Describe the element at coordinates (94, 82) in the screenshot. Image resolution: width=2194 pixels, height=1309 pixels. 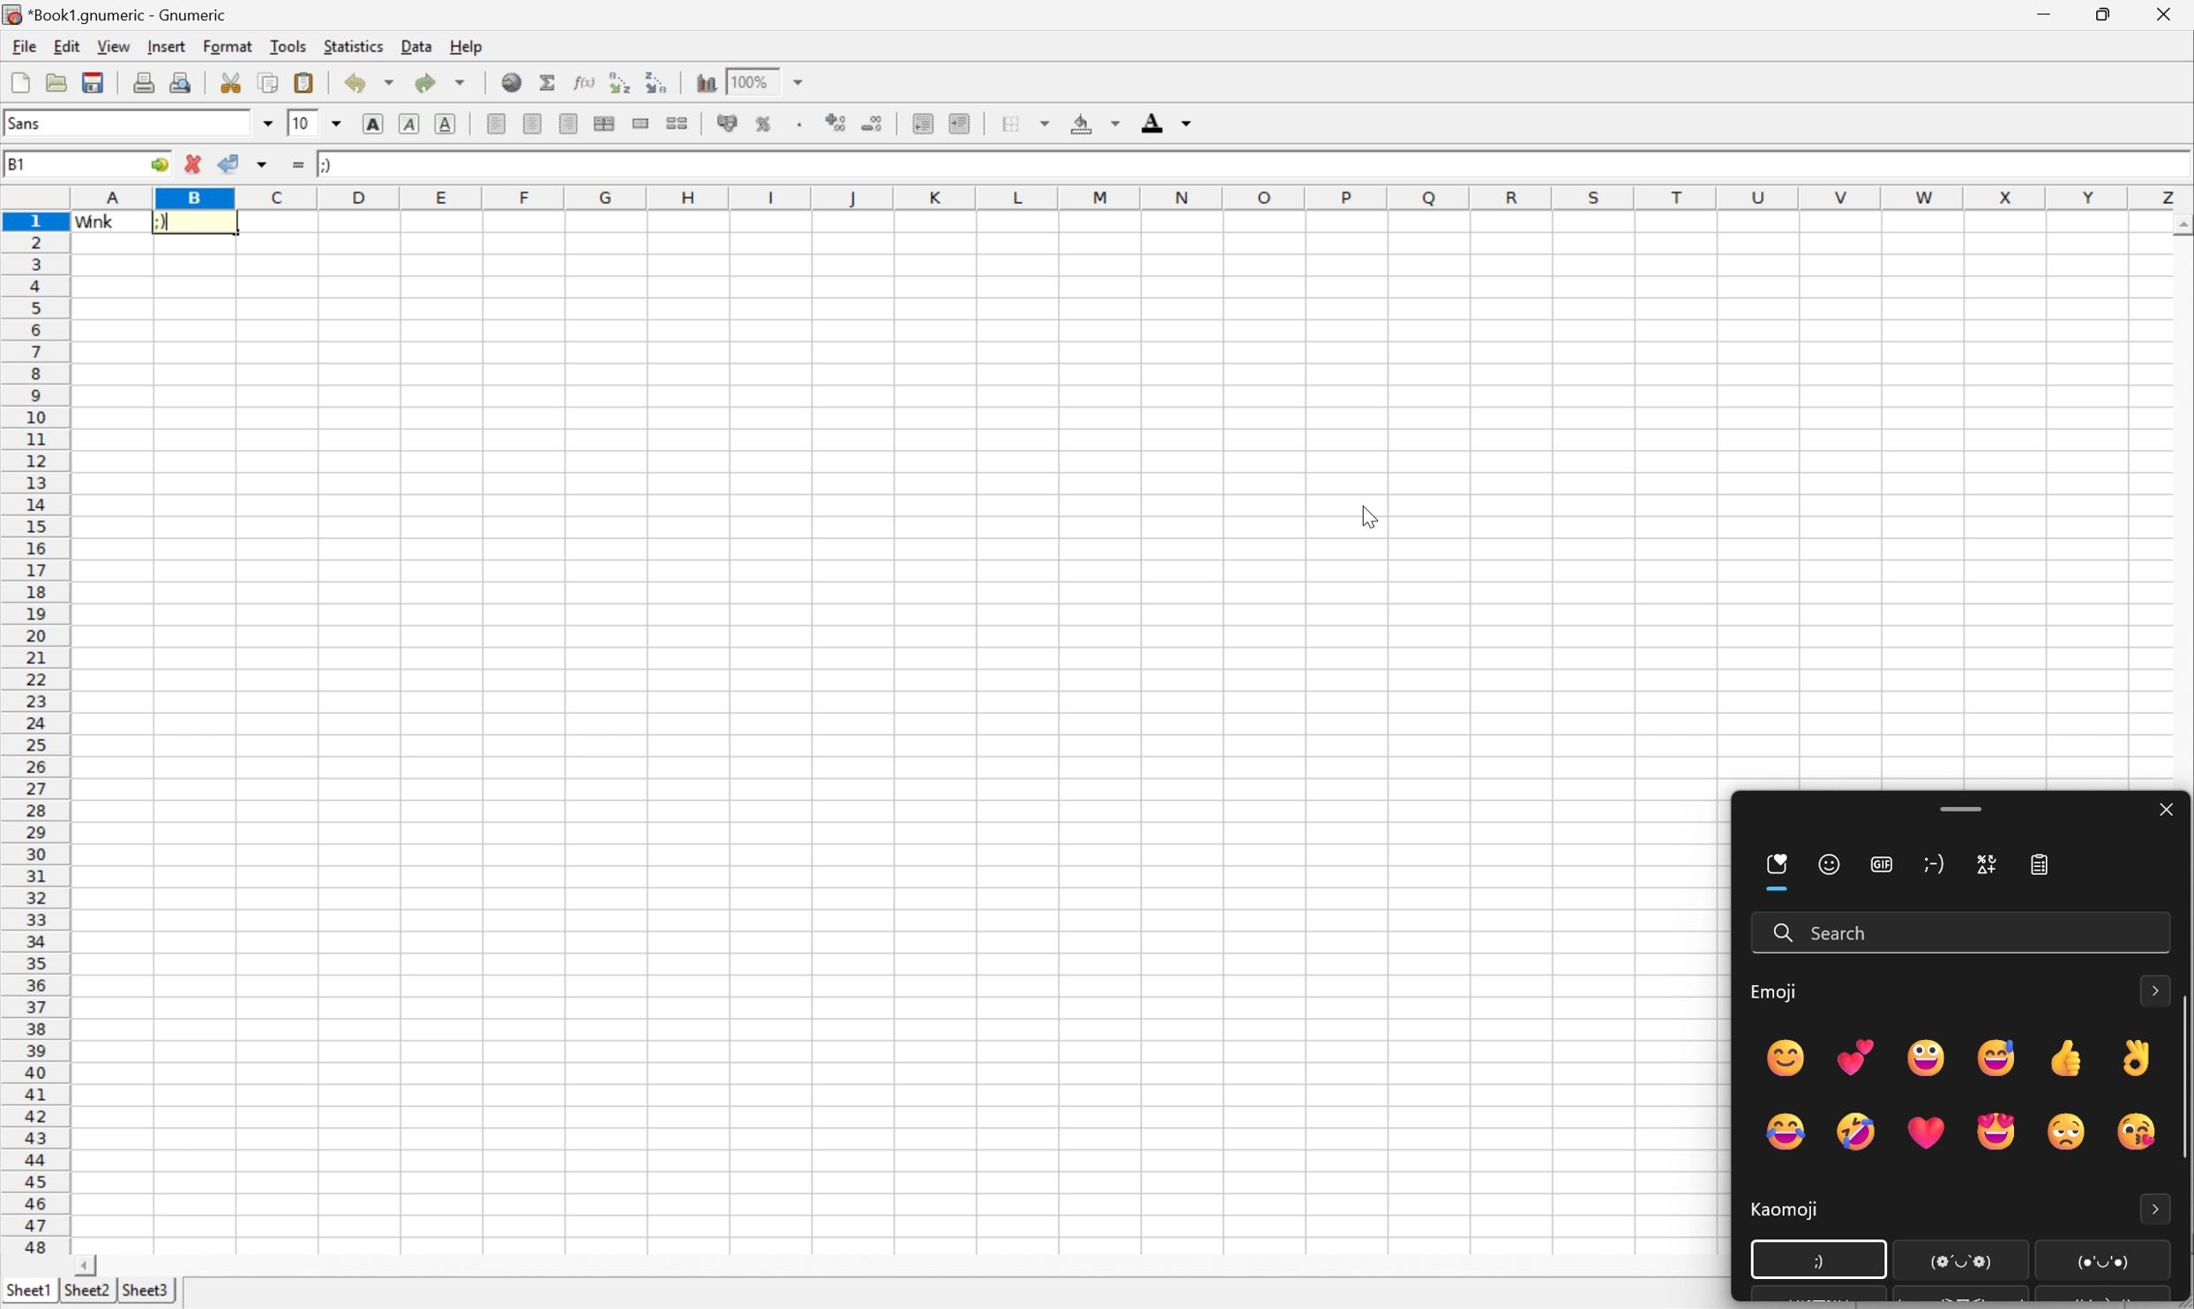
I see `save current workbook` at that location.